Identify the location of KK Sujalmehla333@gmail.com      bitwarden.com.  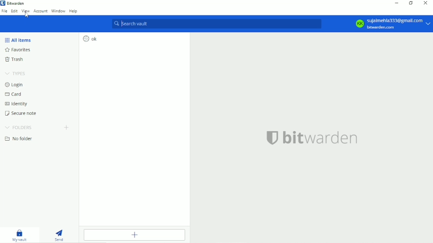
(390, 23).